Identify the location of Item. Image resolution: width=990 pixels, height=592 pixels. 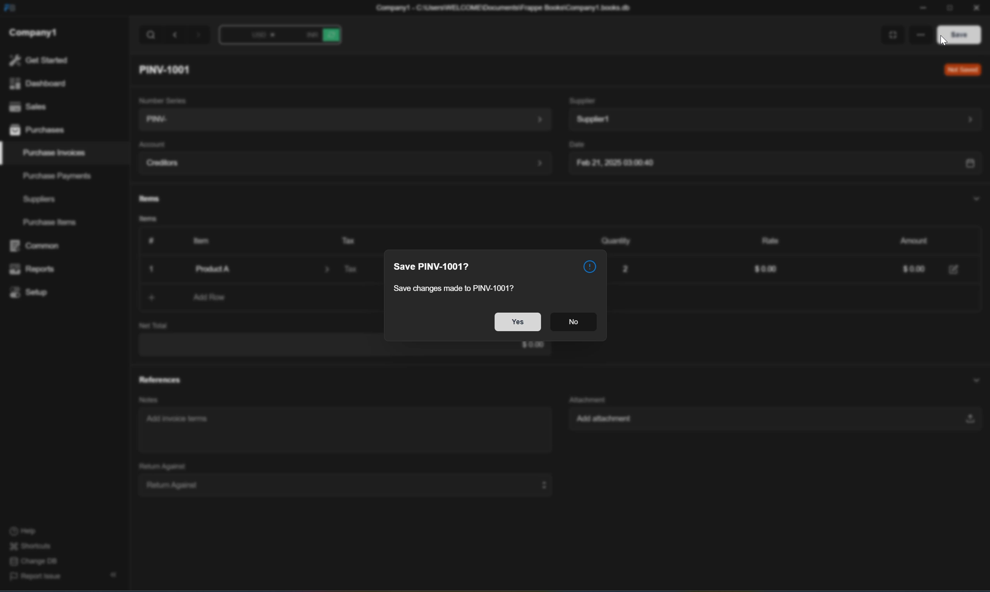
(198, 240).